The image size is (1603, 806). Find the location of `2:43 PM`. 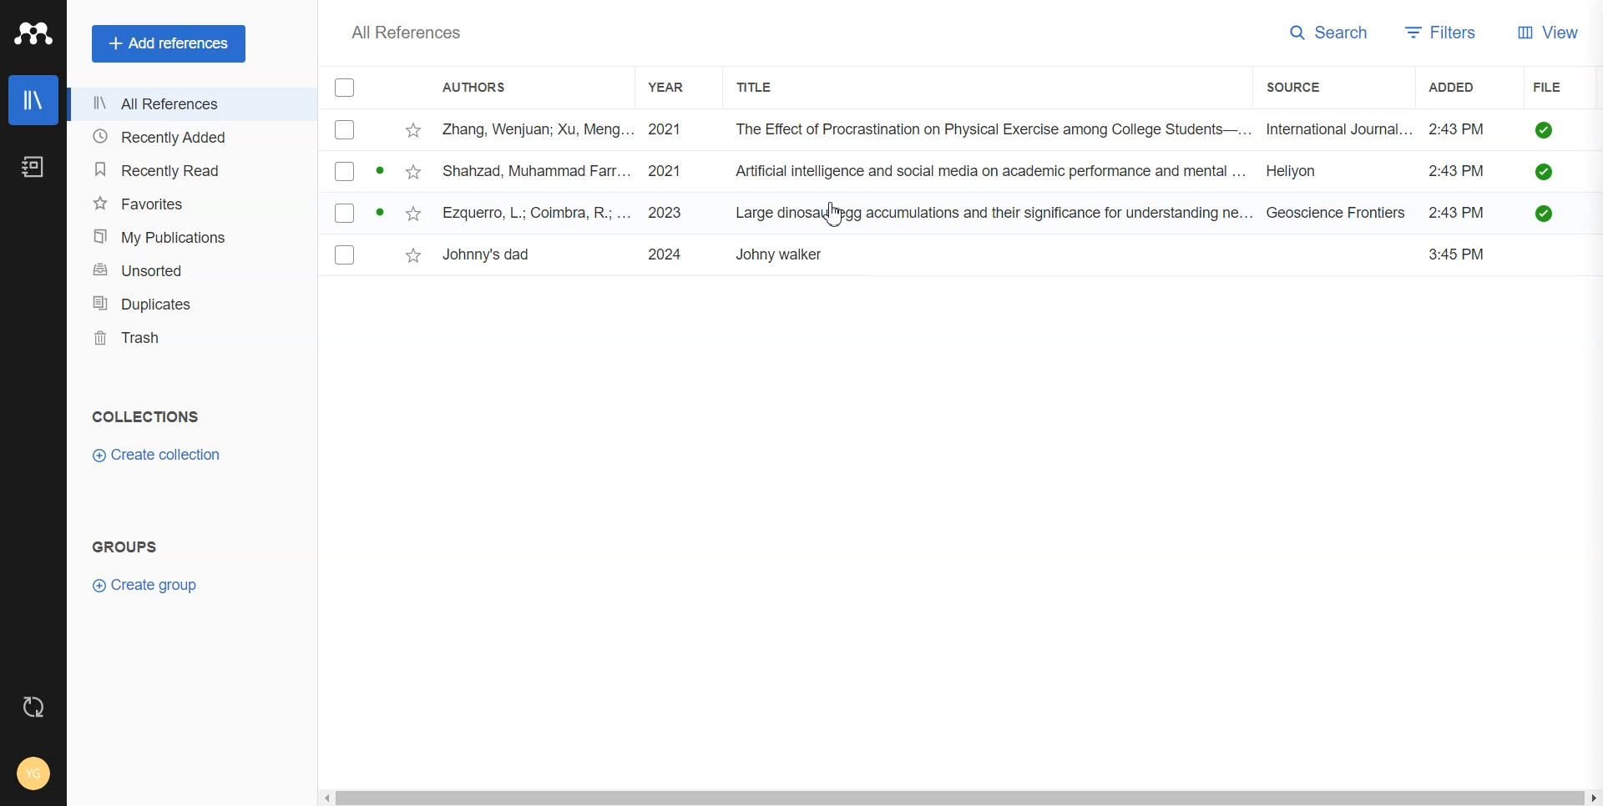

2:43 PM is located at coordinates (1459, 128).